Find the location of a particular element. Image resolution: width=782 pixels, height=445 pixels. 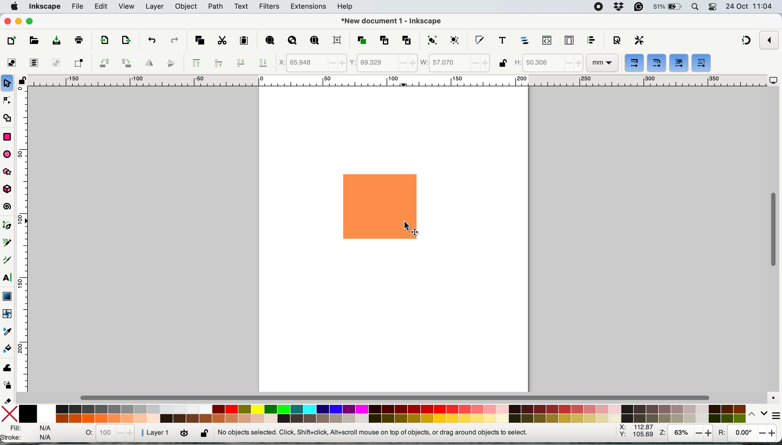

perferences is located at coordinates (639, 40).